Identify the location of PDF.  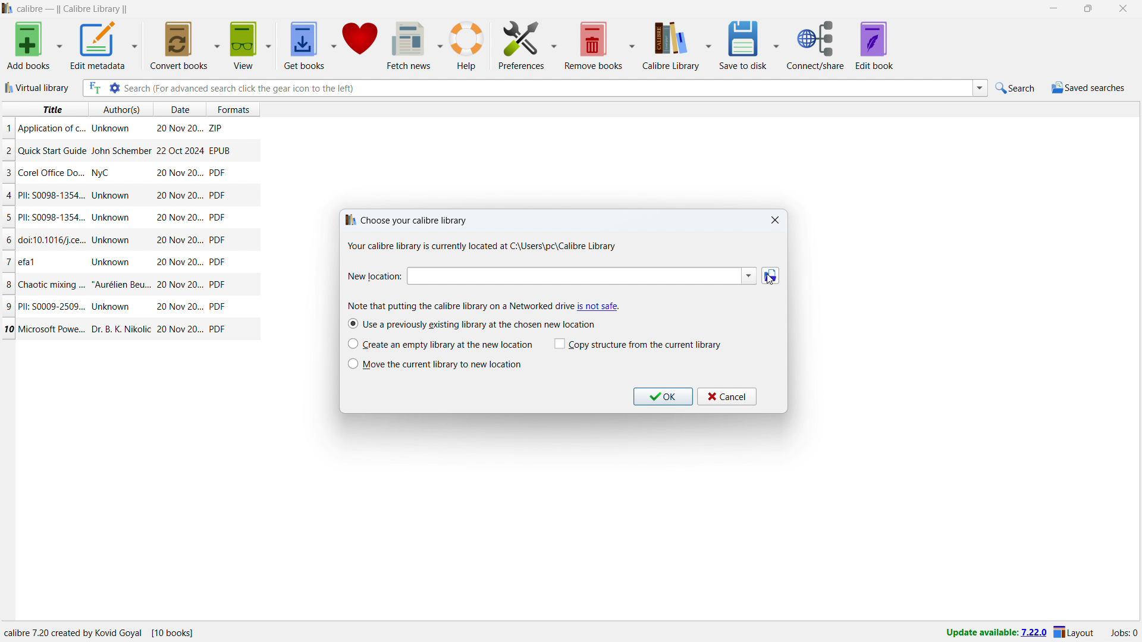
(218, 262).